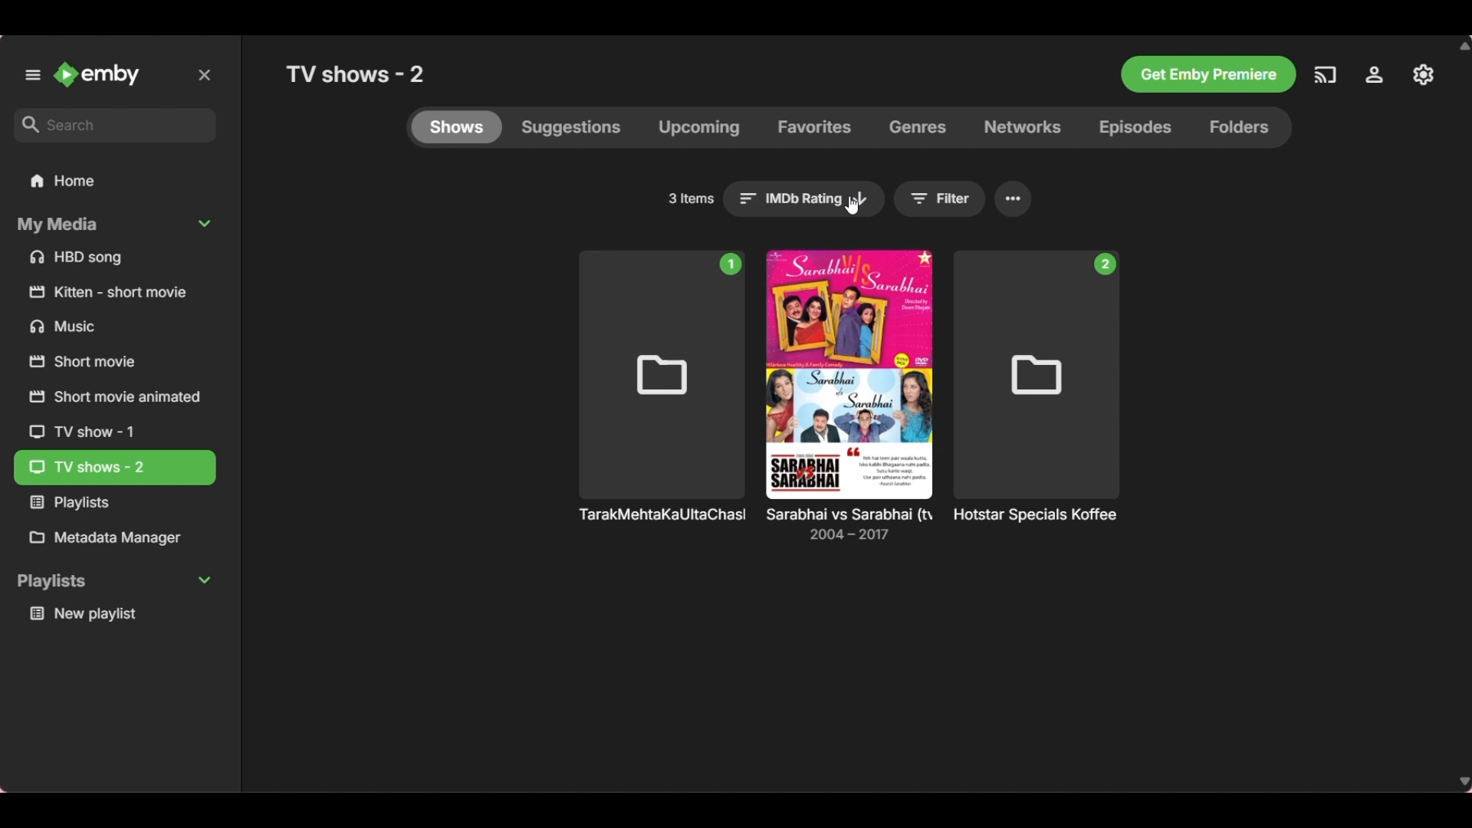 This screenshot has width=1472, height=828. What do you see at coordinates (1379, 74) in the screenshot?
I see `` at bounding box center [1379, 74].